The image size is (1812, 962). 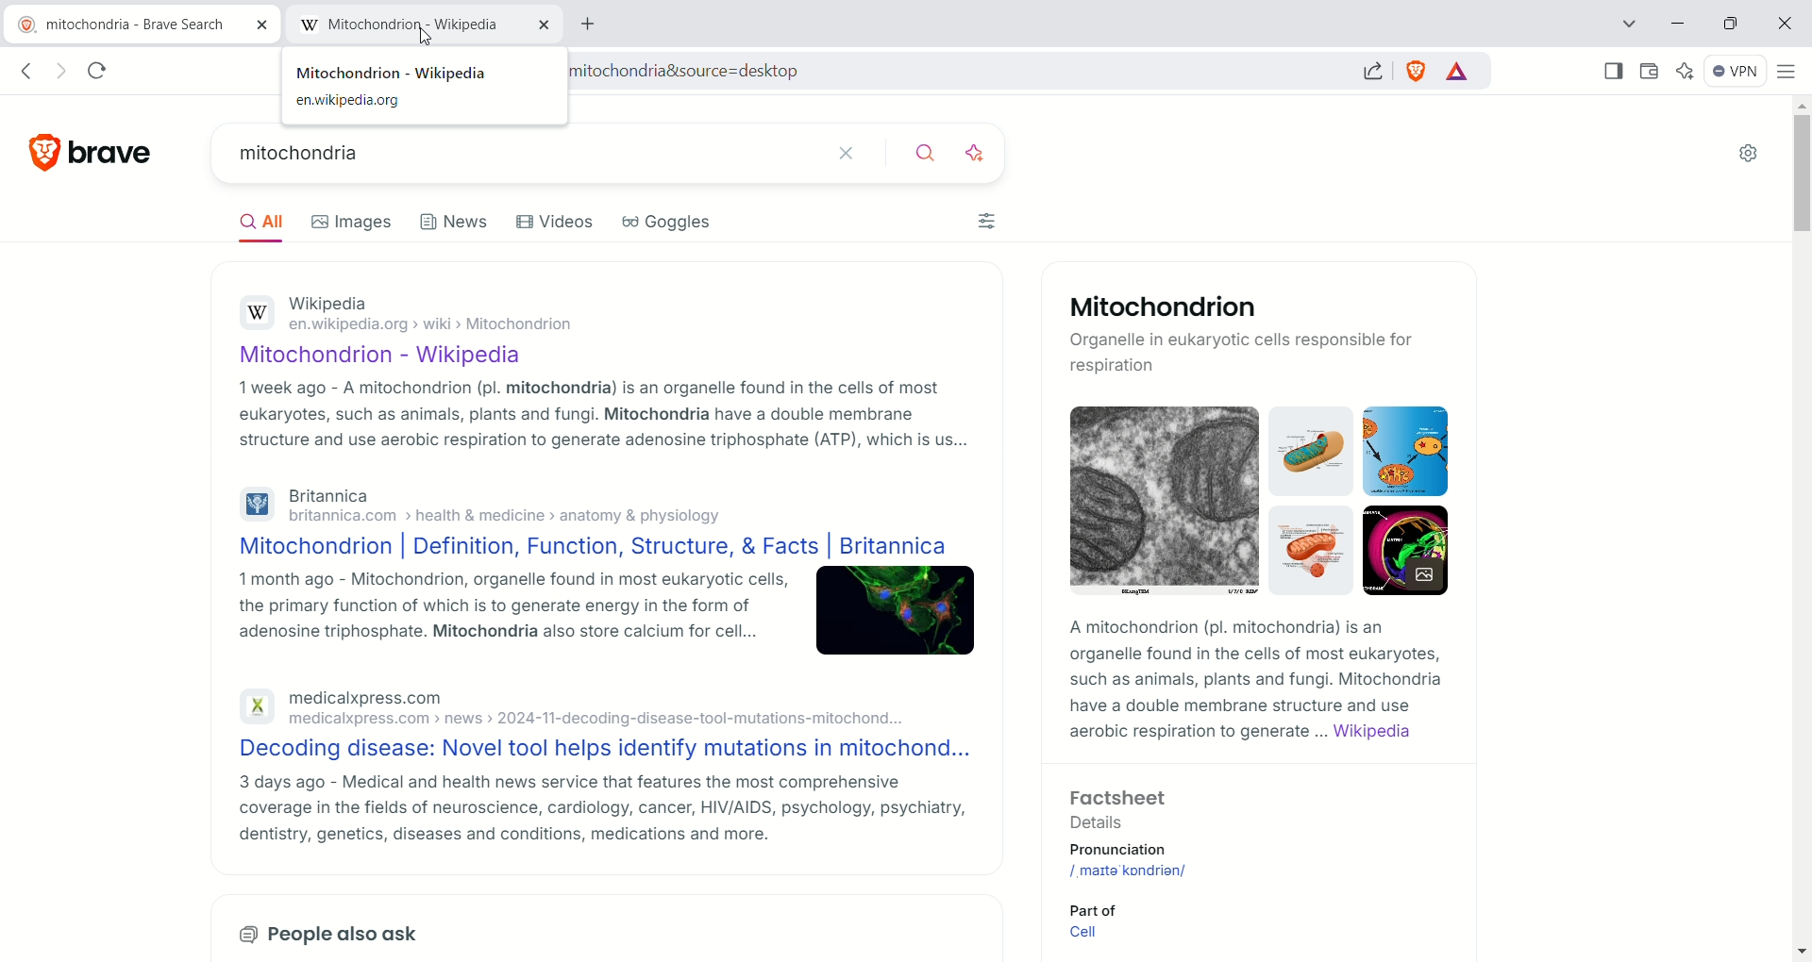 I want to click on Factsheet, so click(x=1110, y=795).